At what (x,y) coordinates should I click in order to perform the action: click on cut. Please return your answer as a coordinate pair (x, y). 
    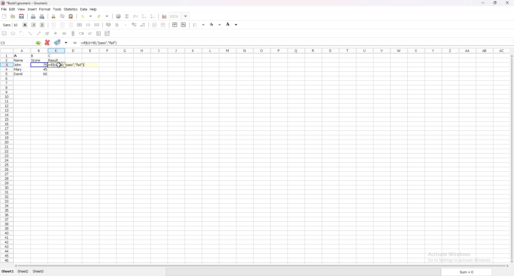
    Looking at the image, I should click on (54, 16).